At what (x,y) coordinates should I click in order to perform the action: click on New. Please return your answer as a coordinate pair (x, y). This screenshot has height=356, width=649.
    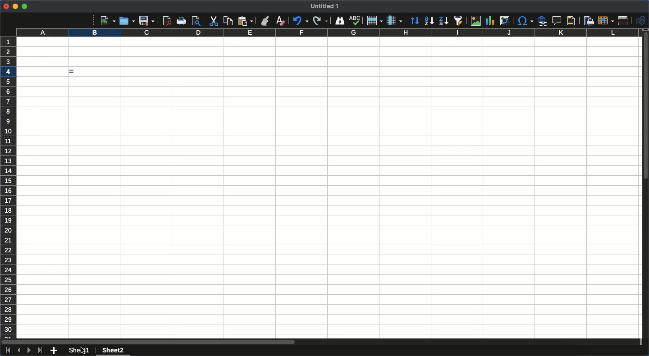
    Looking at the image, I should click on (108, 20).